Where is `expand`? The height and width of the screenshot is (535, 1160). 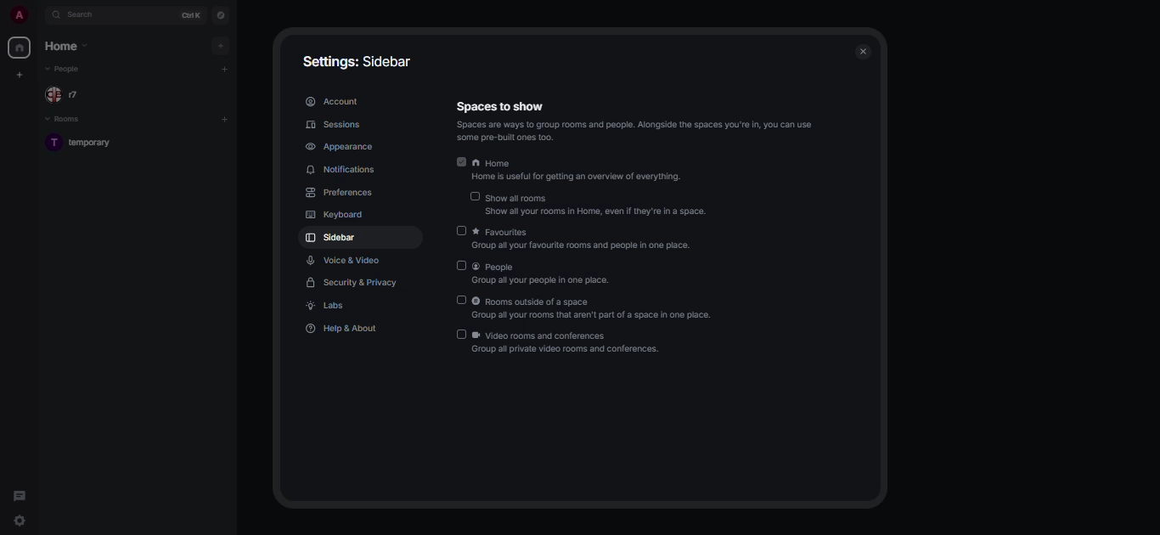
expand is located at coordinates (38, 14).